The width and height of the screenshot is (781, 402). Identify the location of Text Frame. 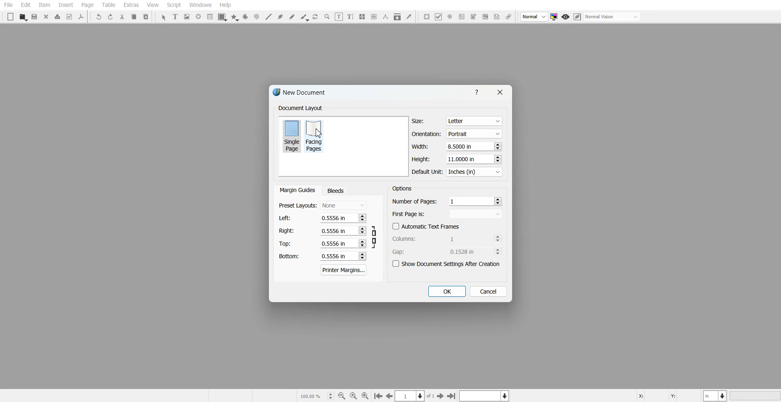
(176, 16).